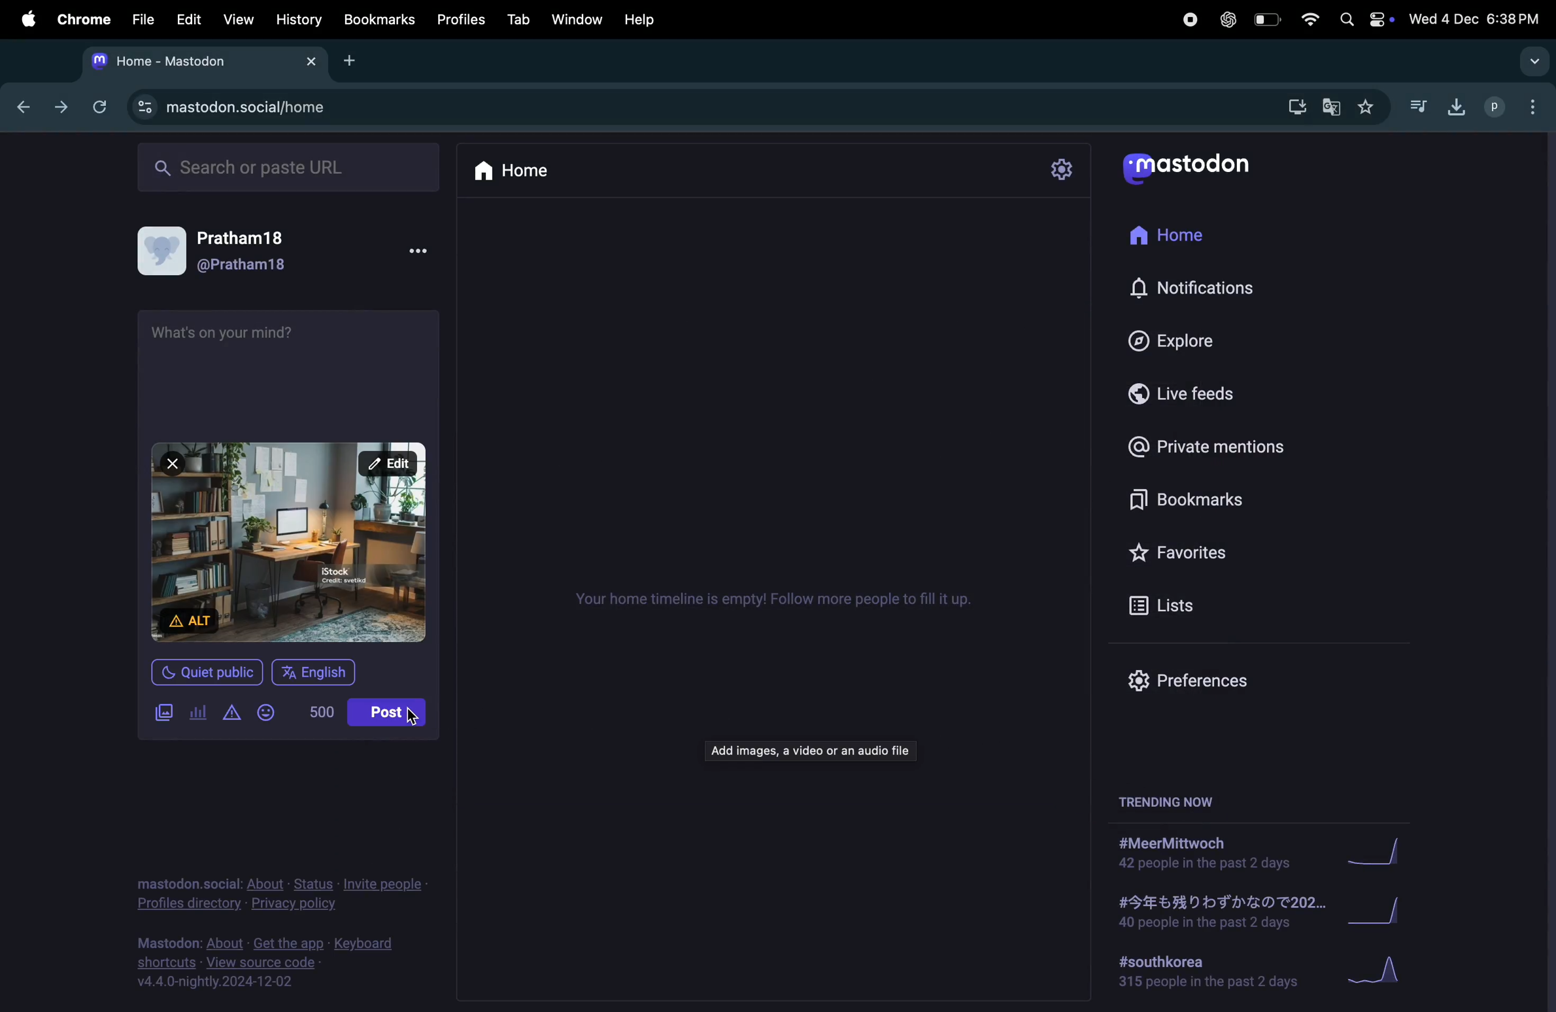 The width and height of the screenshot is (1556, 1012). I want to click on file, so click(141, 16).